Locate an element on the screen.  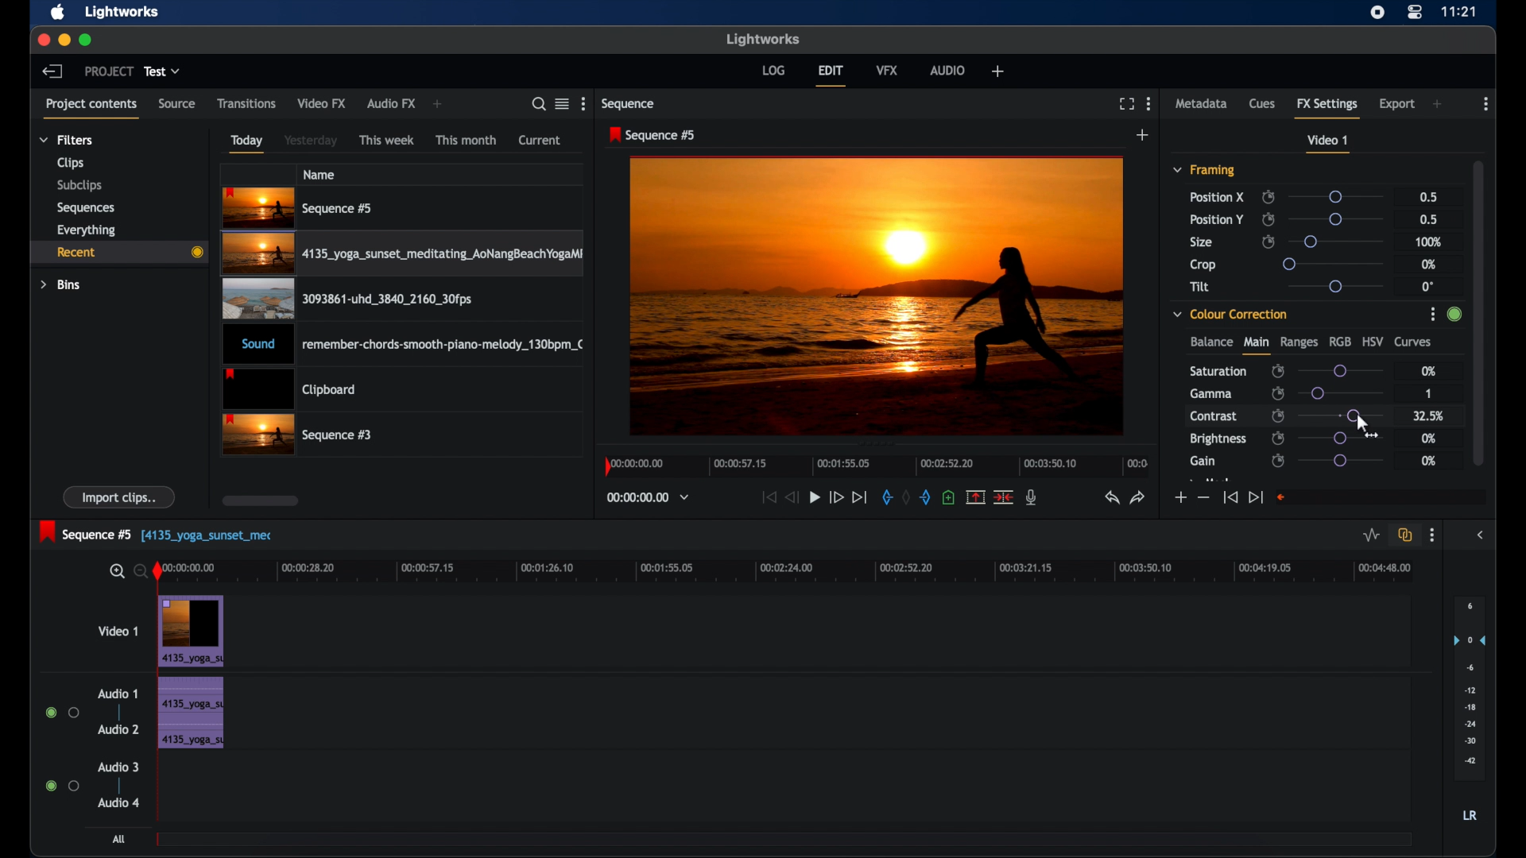
lightworks is located at coordinates (122, 11).